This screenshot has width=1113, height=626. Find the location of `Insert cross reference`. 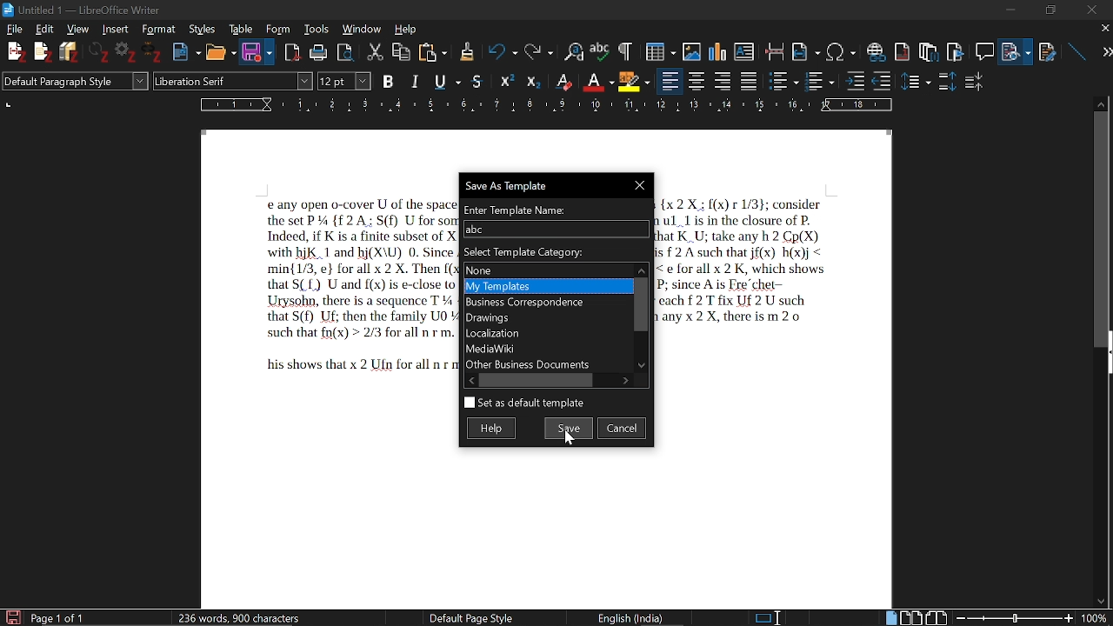

Insert cross reference is located at coordinates (1048, 48).